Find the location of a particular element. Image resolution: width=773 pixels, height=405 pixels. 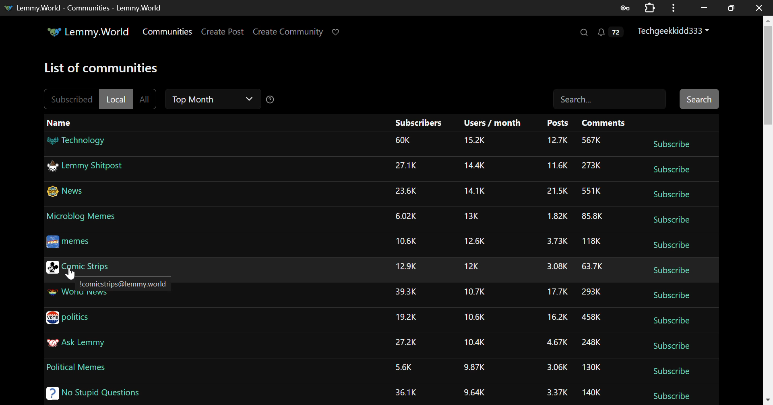

Amount is located at coordinates (475, 217).